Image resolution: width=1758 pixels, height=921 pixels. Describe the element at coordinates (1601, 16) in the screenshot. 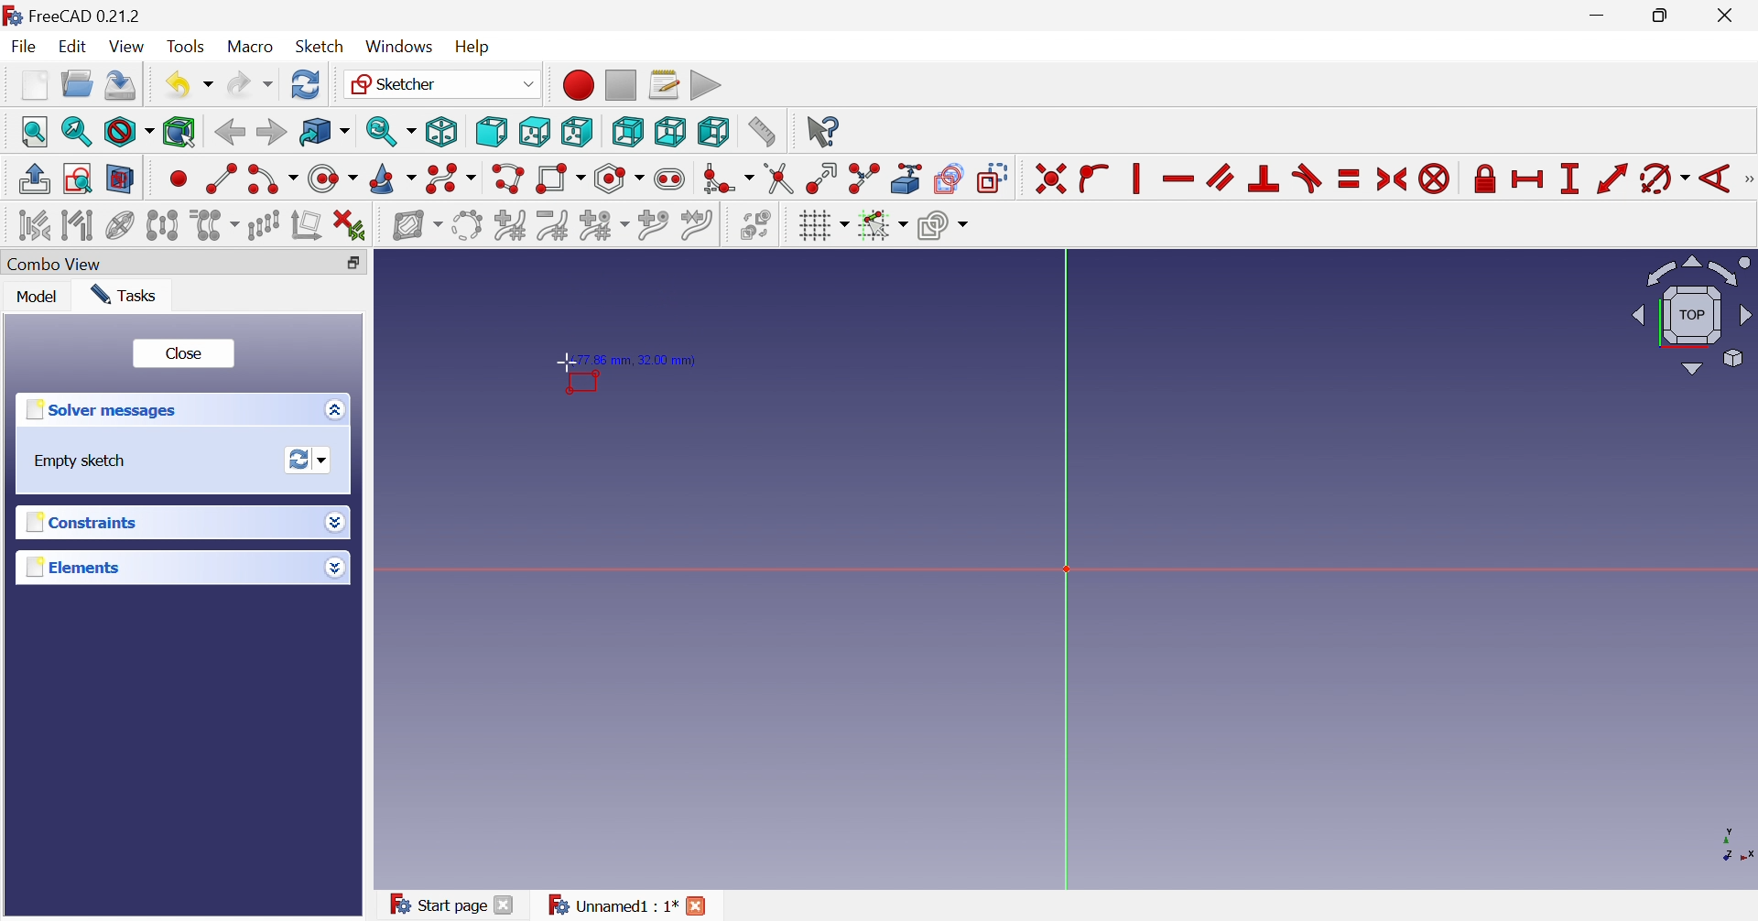

I see `Minimize` at that location.